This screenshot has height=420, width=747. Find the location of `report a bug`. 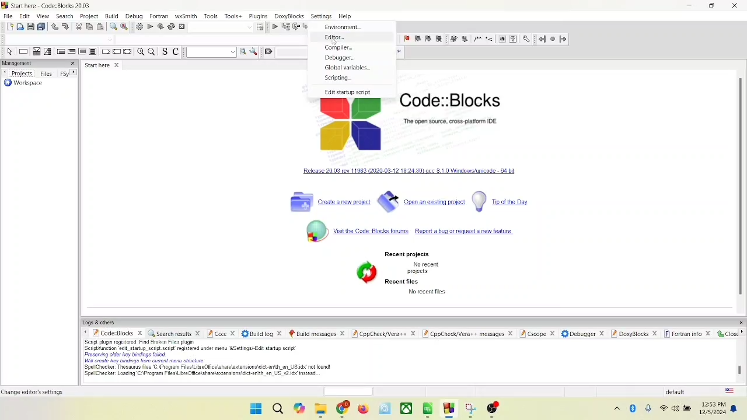

report a bug is located at coordinates (435, 232).